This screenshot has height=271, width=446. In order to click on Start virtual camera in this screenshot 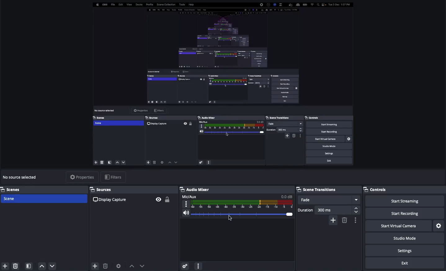, I will do `click(398, 226)`.